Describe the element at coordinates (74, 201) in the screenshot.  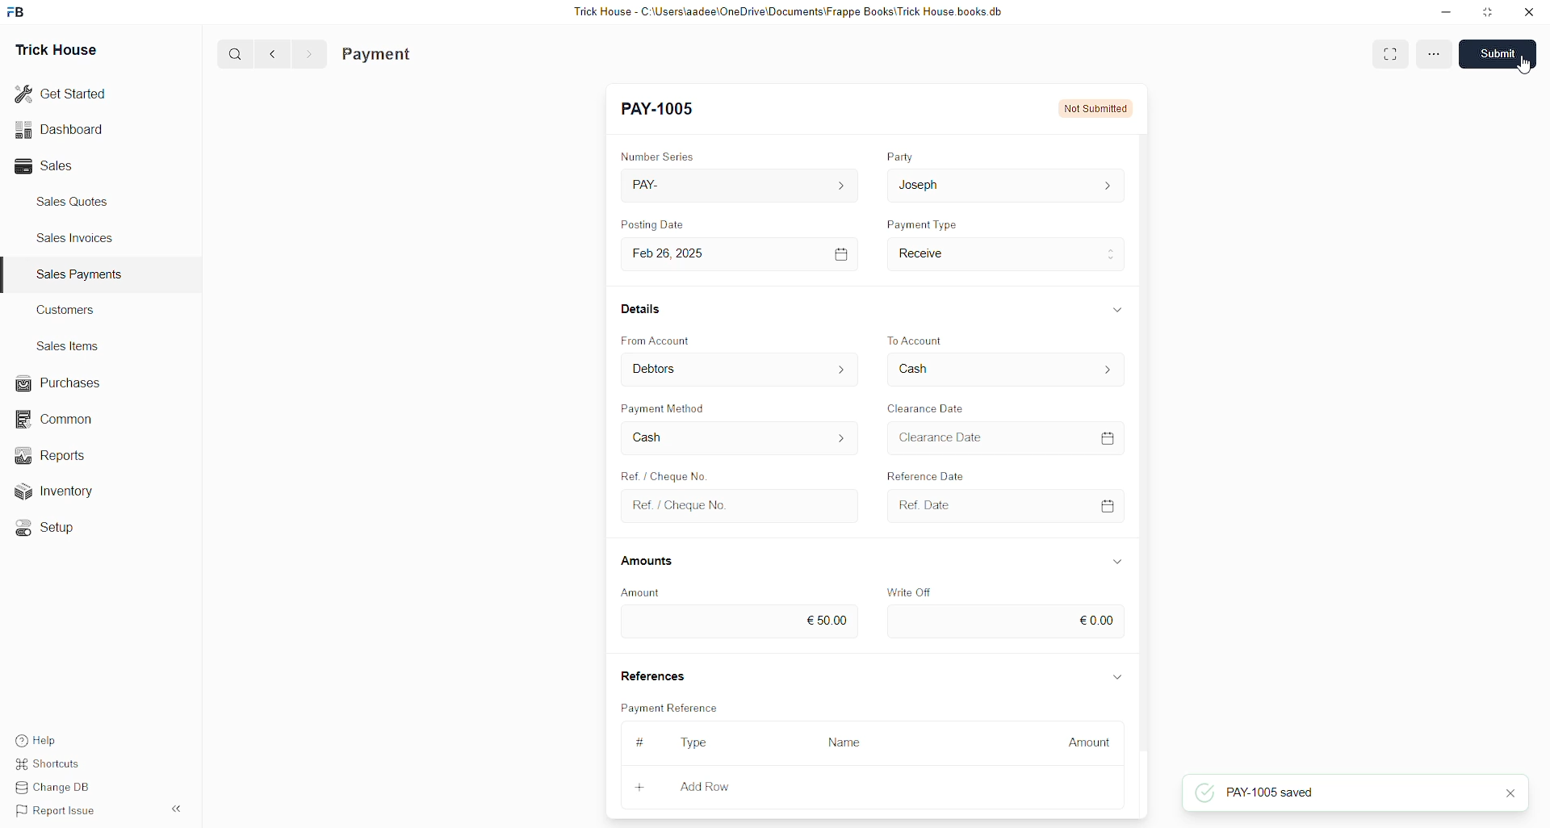
I see `Sales Quotes.` at that location.